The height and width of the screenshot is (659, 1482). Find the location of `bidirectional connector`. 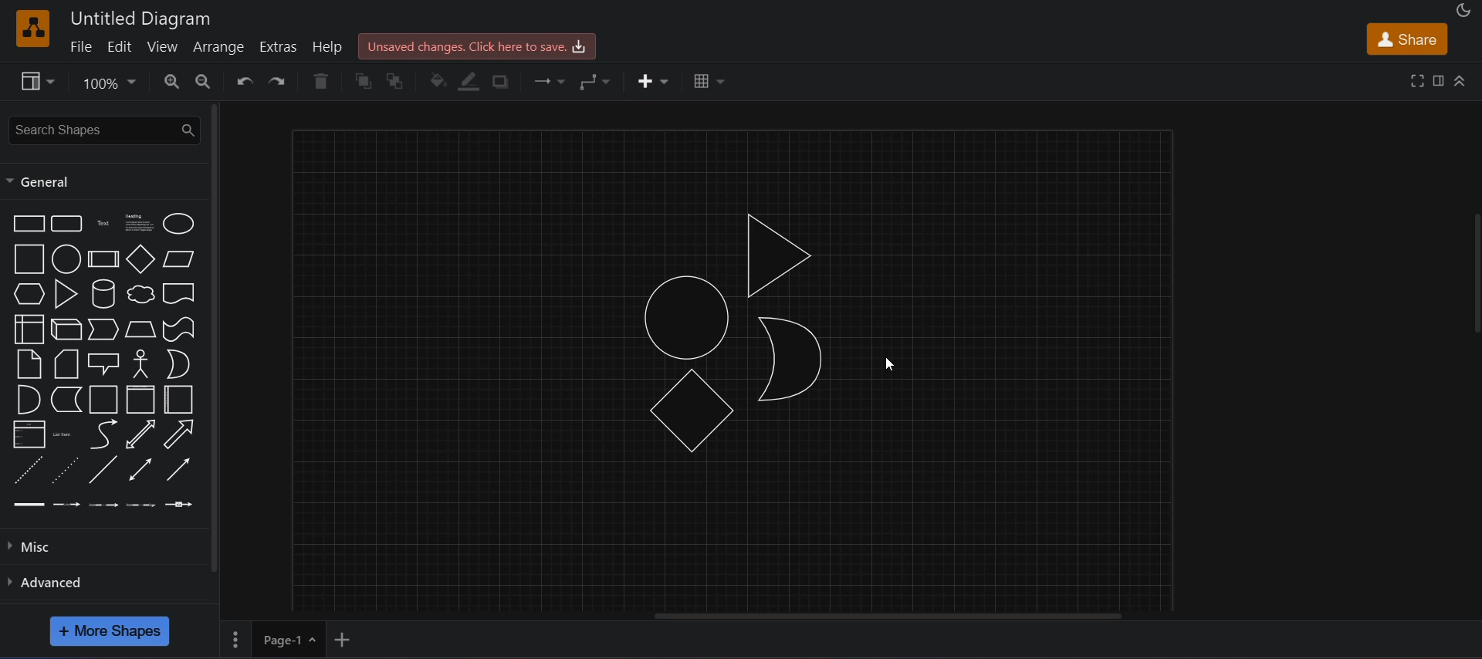

bidirectional connector is located at coordinates (137, 470).